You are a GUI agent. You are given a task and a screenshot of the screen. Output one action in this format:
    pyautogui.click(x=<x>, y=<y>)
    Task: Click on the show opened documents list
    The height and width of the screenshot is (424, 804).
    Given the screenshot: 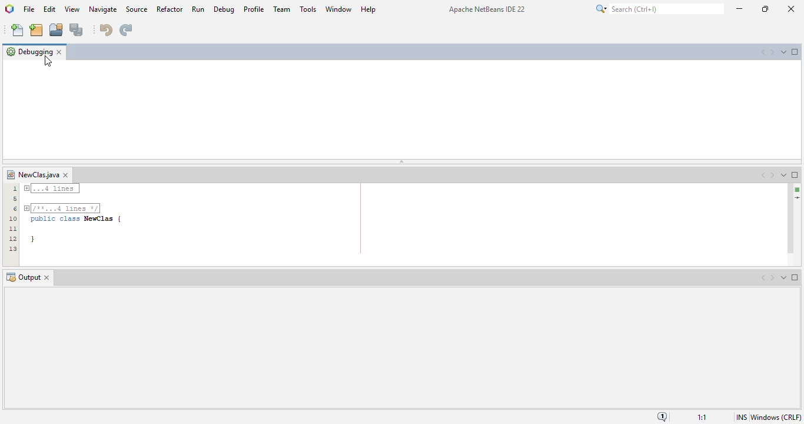 What is the action you would take?
    pyautogui.click(x=783, y=51)
    